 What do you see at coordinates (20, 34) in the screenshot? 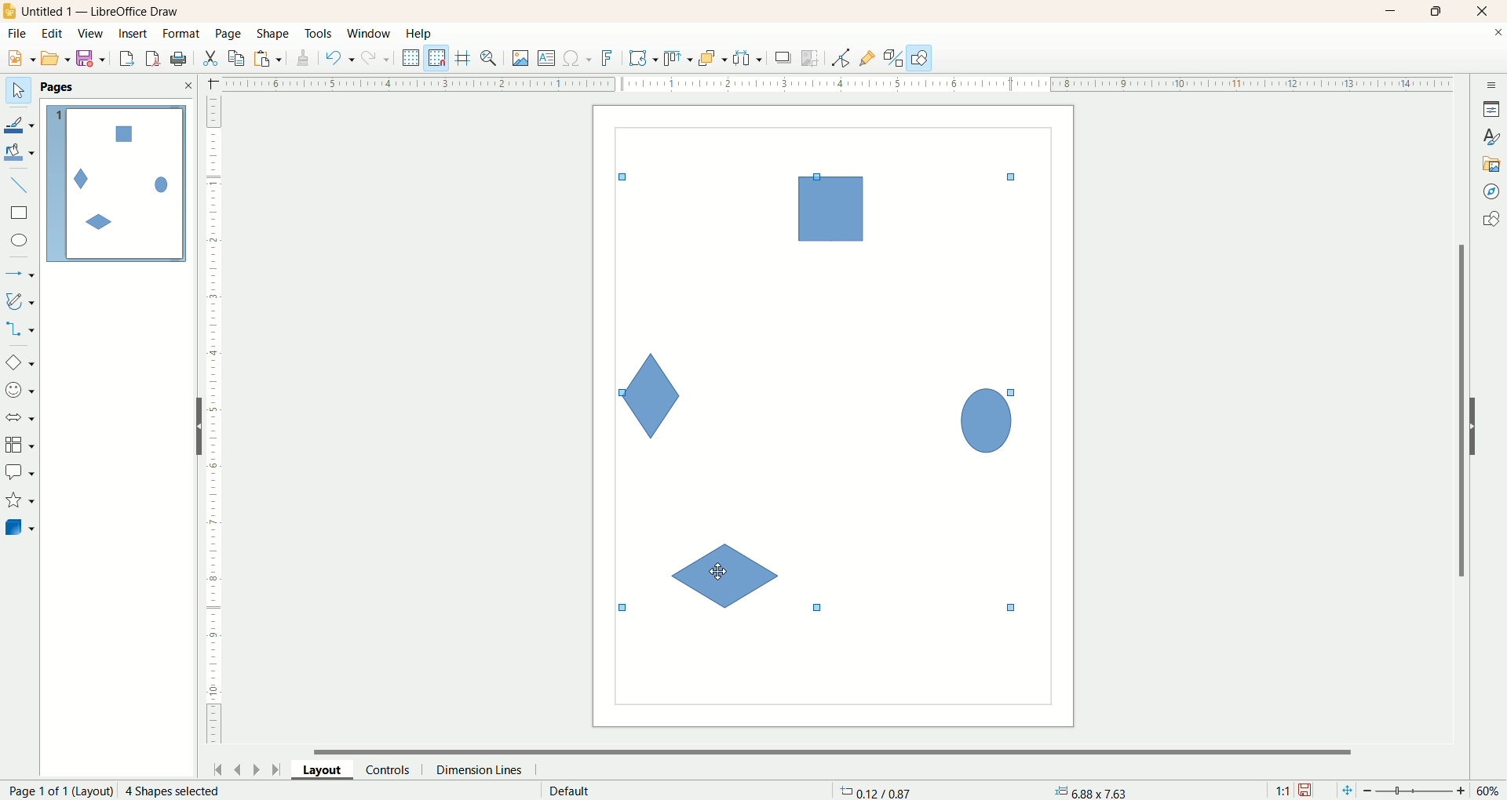
I see `file` at bounding box center [20, 34].